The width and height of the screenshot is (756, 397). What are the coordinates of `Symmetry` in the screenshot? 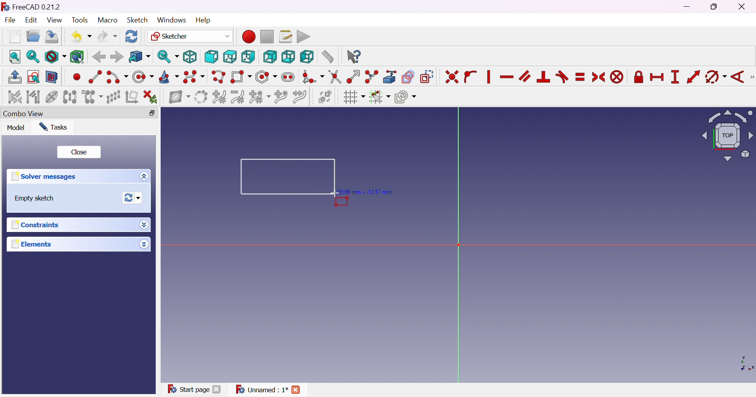 It's located at (70, 96).